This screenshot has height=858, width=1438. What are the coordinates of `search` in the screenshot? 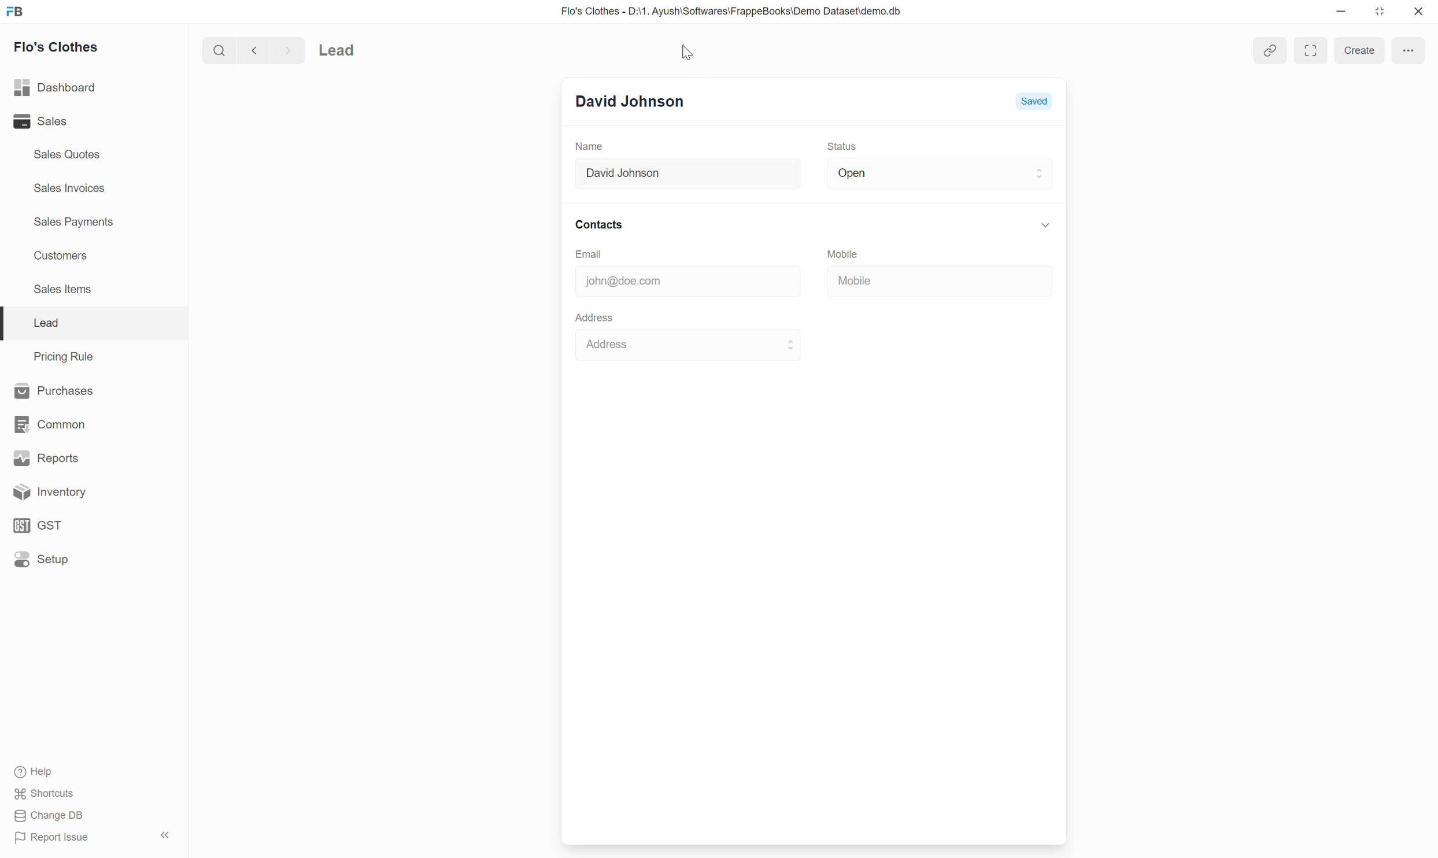 It's located at (218, 49).